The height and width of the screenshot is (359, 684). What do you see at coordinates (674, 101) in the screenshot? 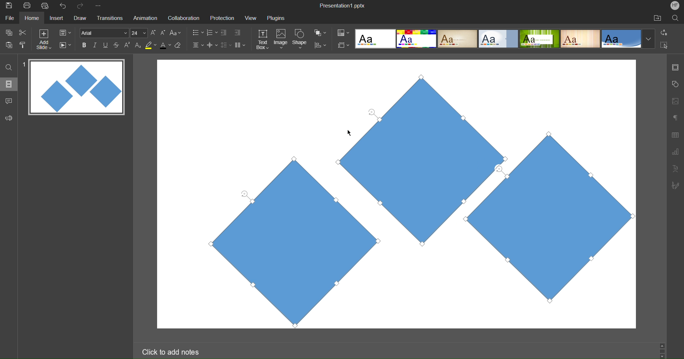
I see `Image Settings` at bounding box center [674, 101].